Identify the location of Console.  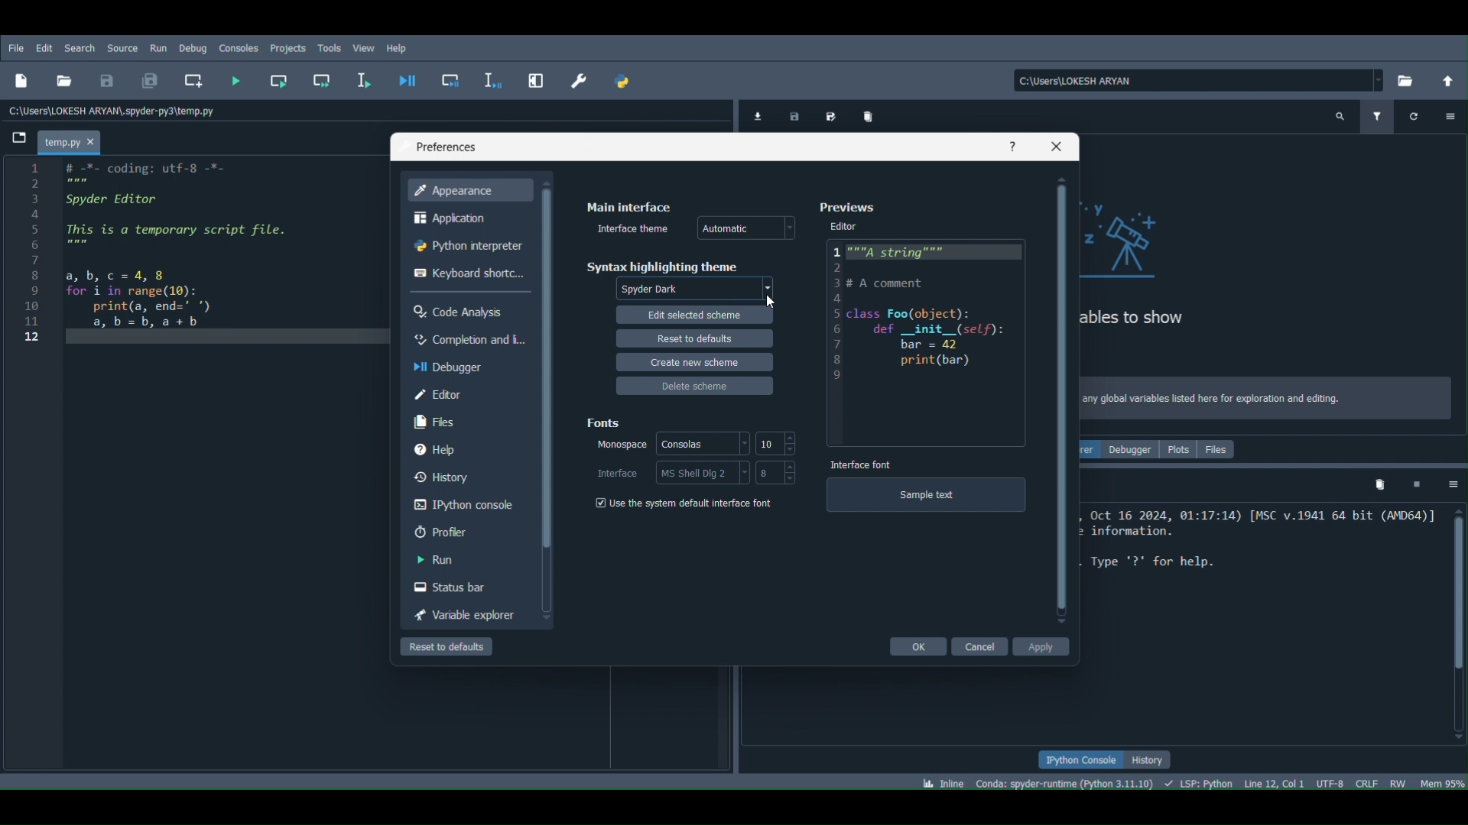
(235, 47).